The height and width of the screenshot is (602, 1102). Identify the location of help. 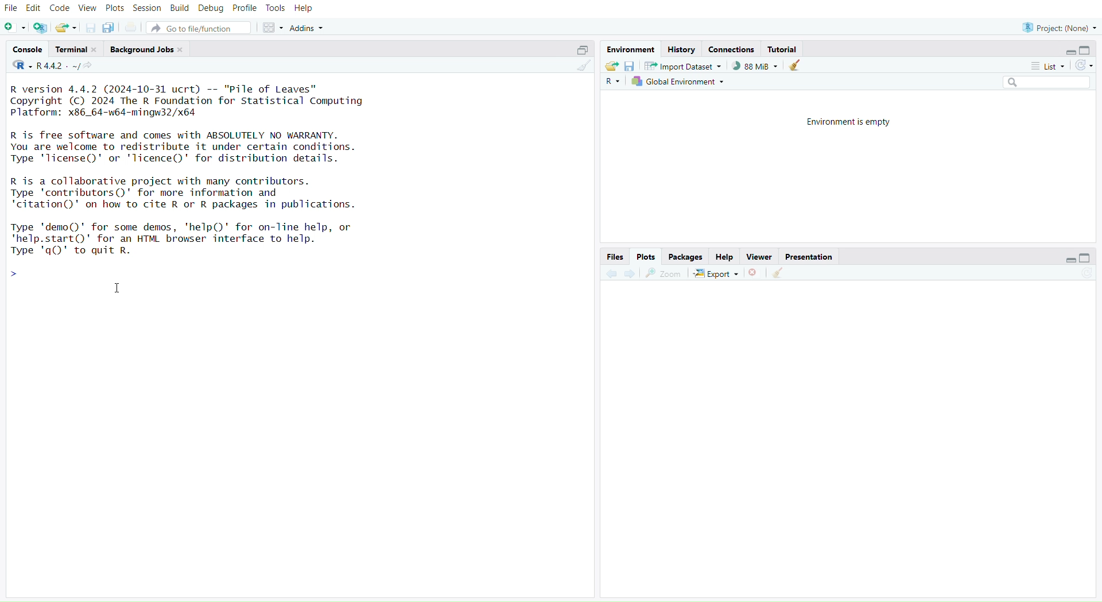
(304, 9).